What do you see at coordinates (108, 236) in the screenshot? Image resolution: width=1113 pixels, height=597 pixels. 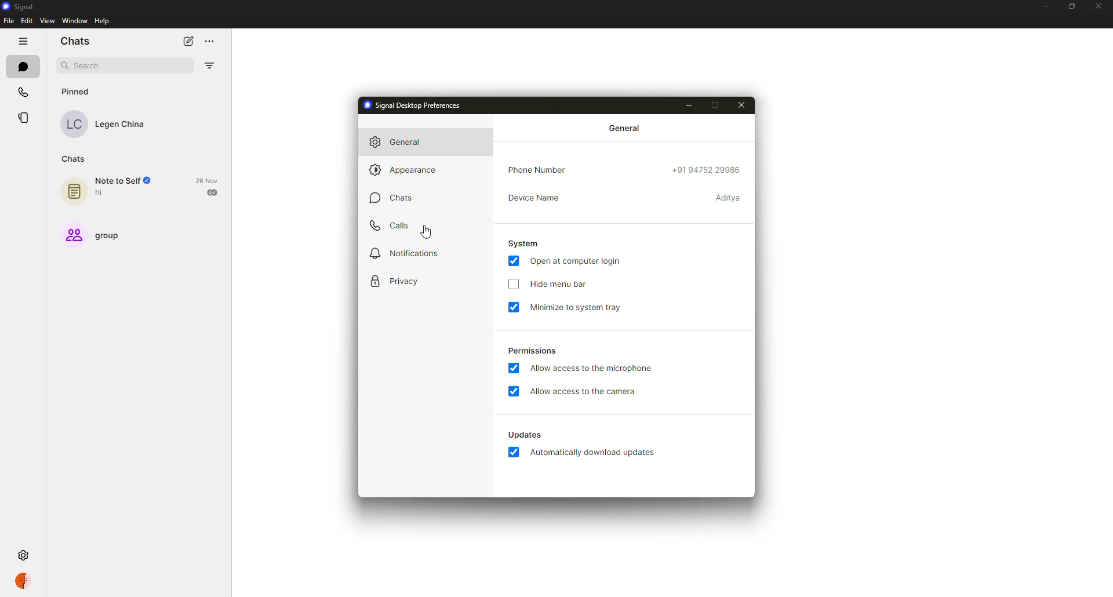 I see `group` at bounding box center [108, 236].